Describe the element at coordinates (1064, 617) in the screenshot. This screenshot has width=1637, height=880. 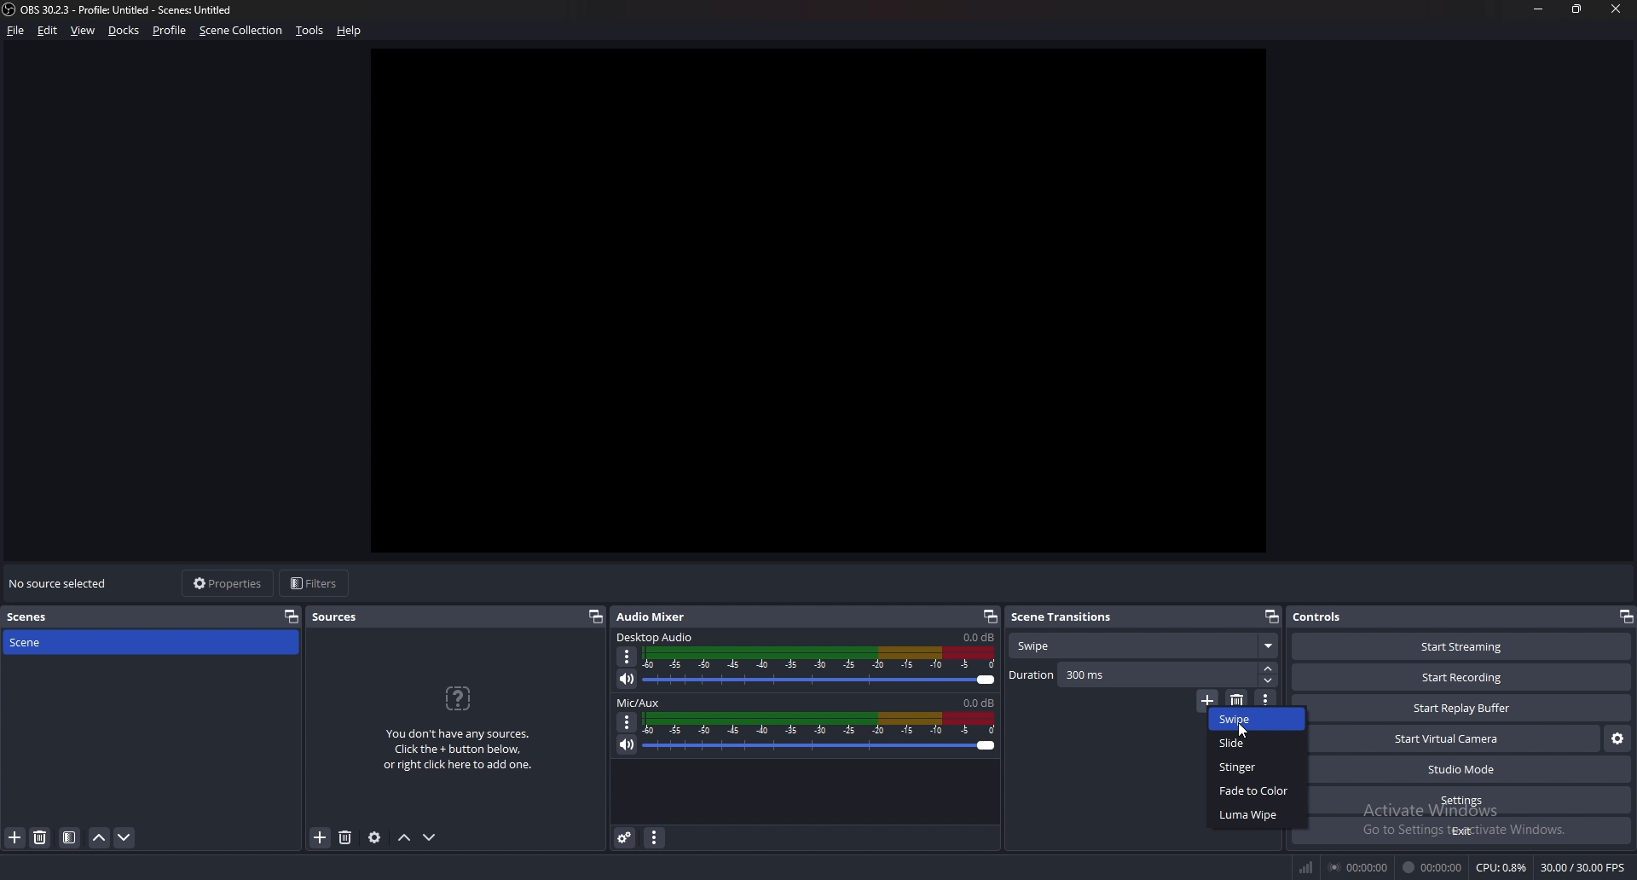
I see `scene transitions` at that location.